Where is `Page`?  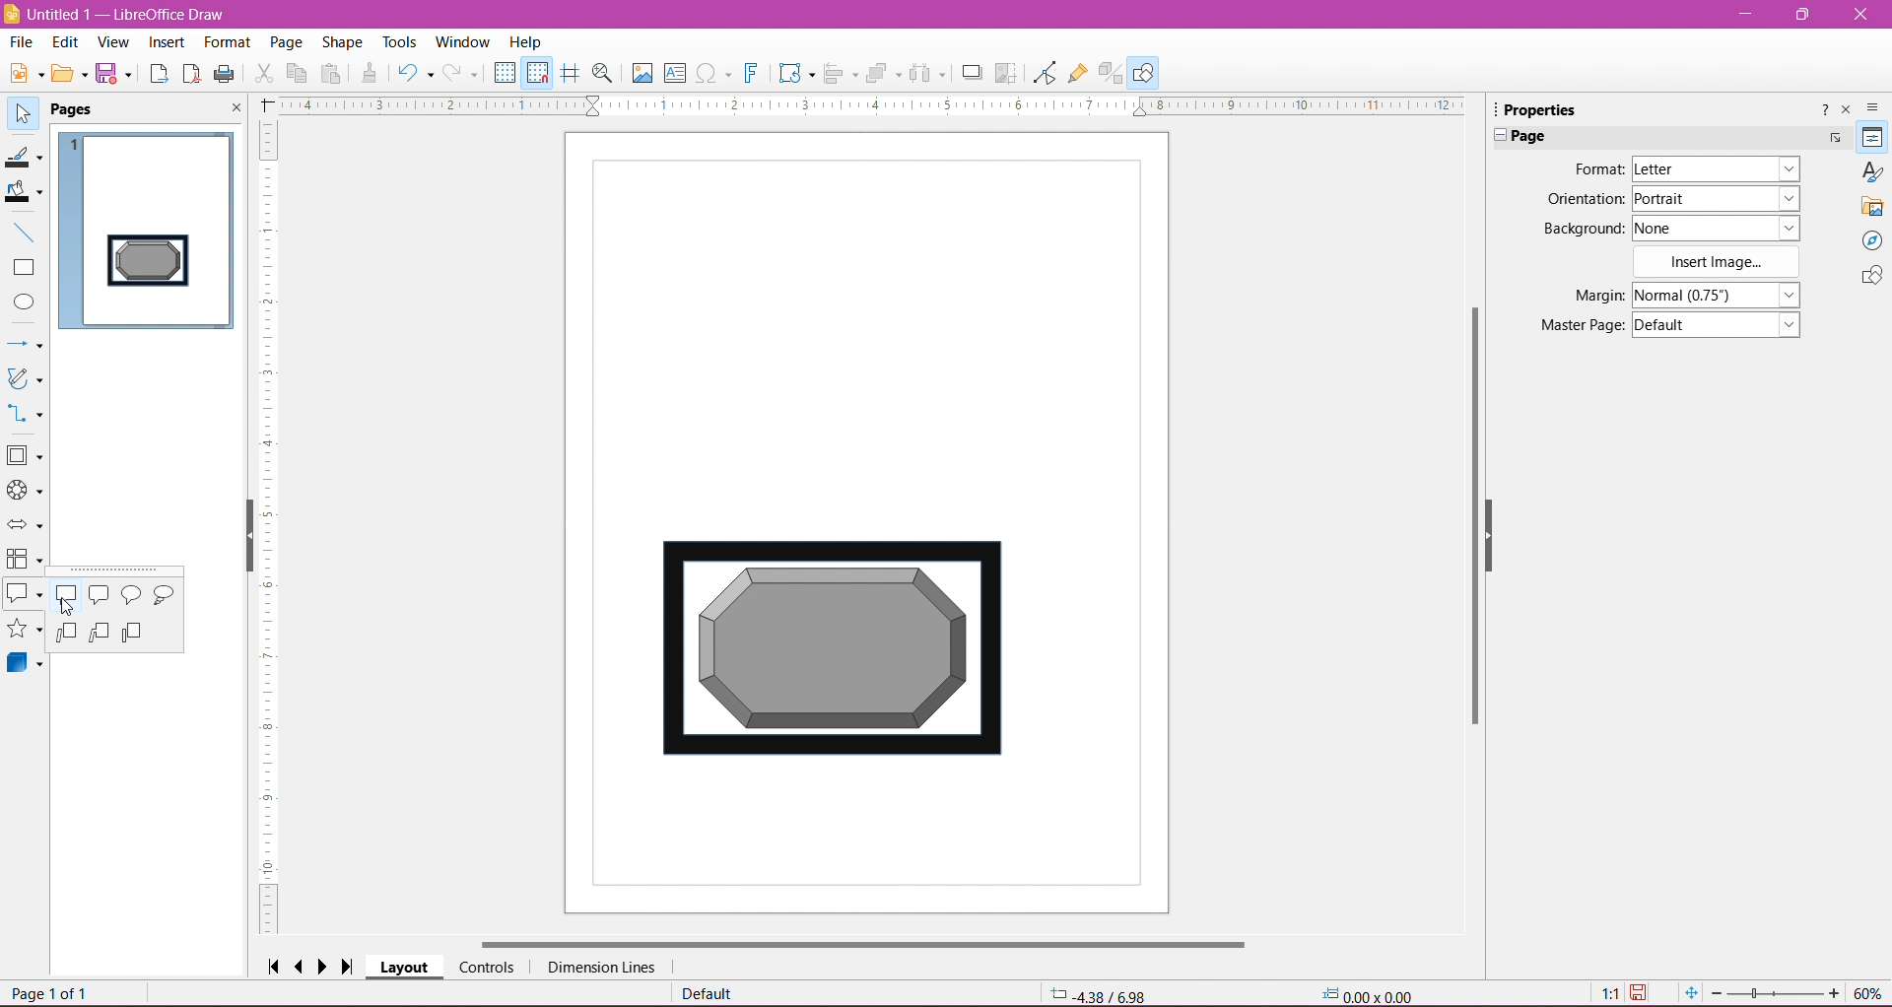
Page is located at coordinates (284, 40).